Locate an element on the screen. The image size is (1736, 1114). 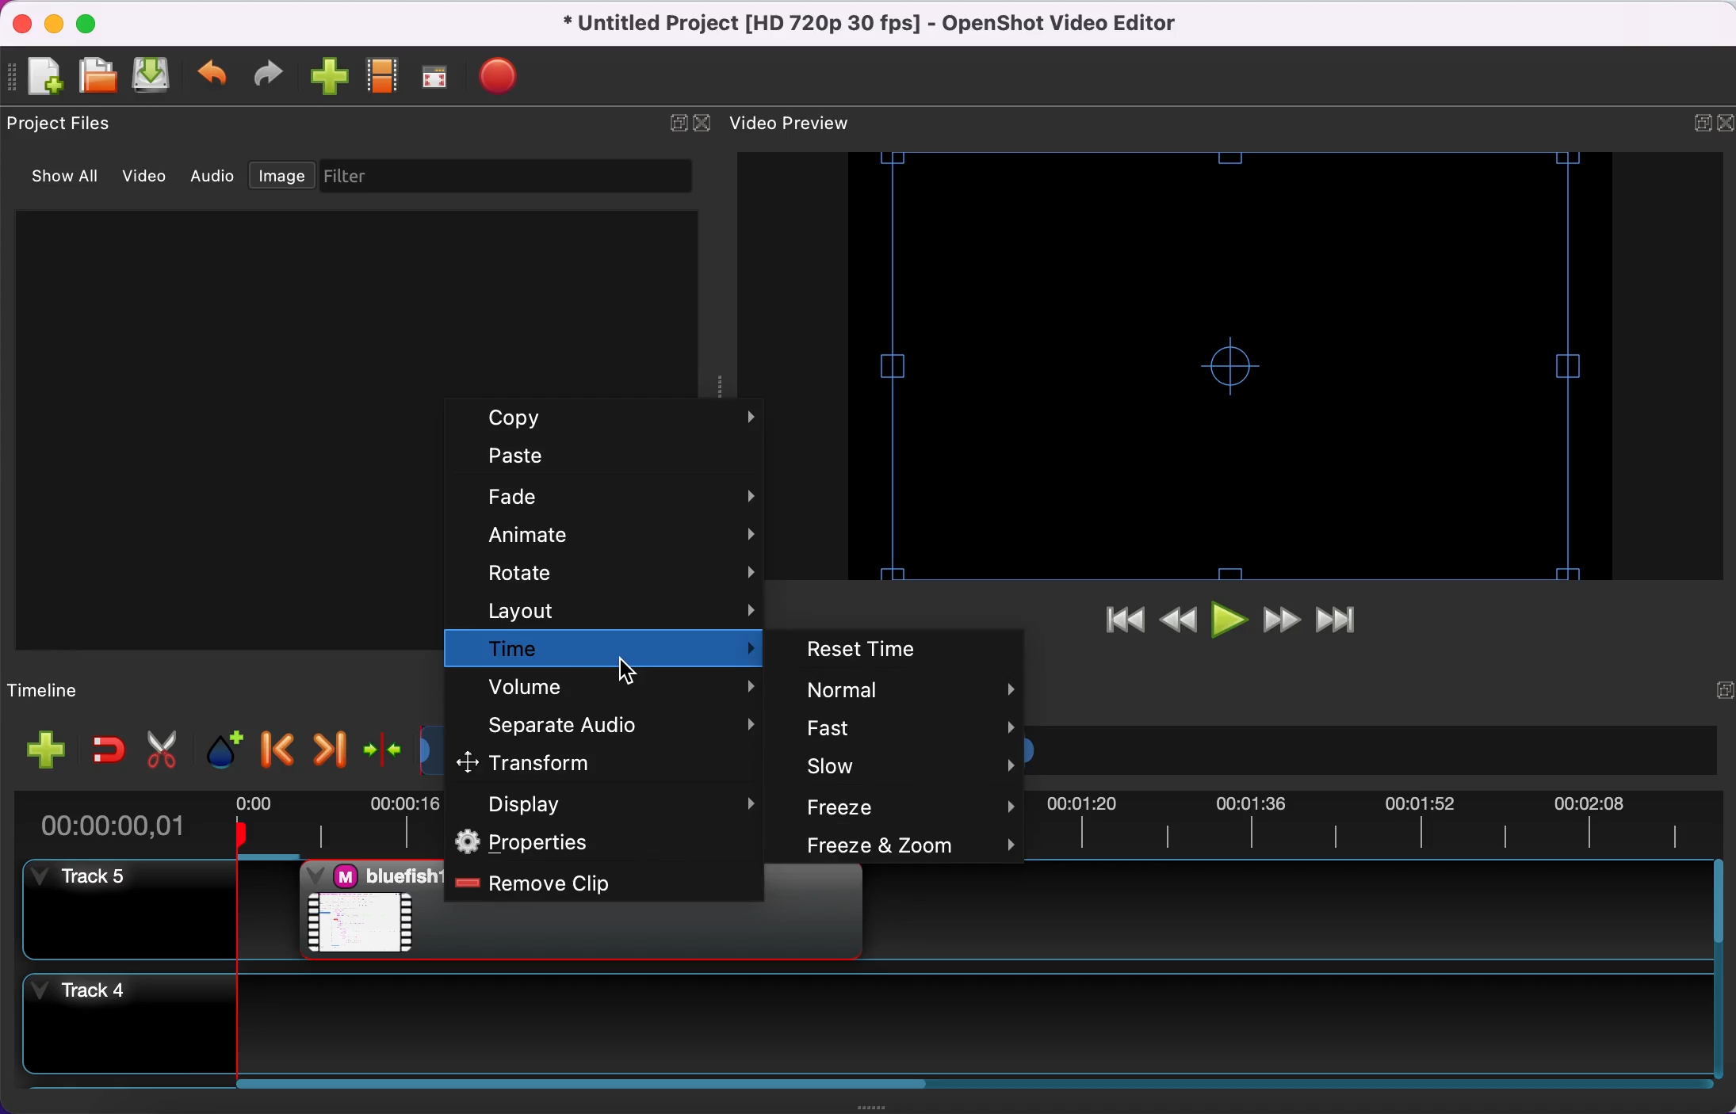
add file is located at coordinates (48, 750).